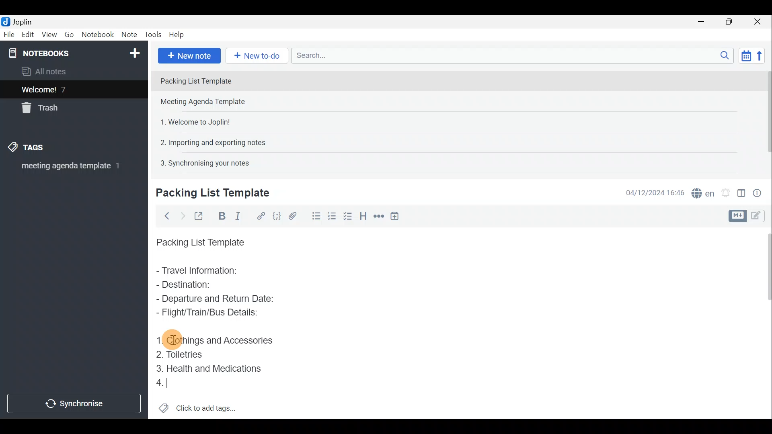 This screenshot has width=772, height=434. What do you see at coordinates (199, 240) in the screenshot?
I see `Packing List Template` at bounding box center [199, 240].